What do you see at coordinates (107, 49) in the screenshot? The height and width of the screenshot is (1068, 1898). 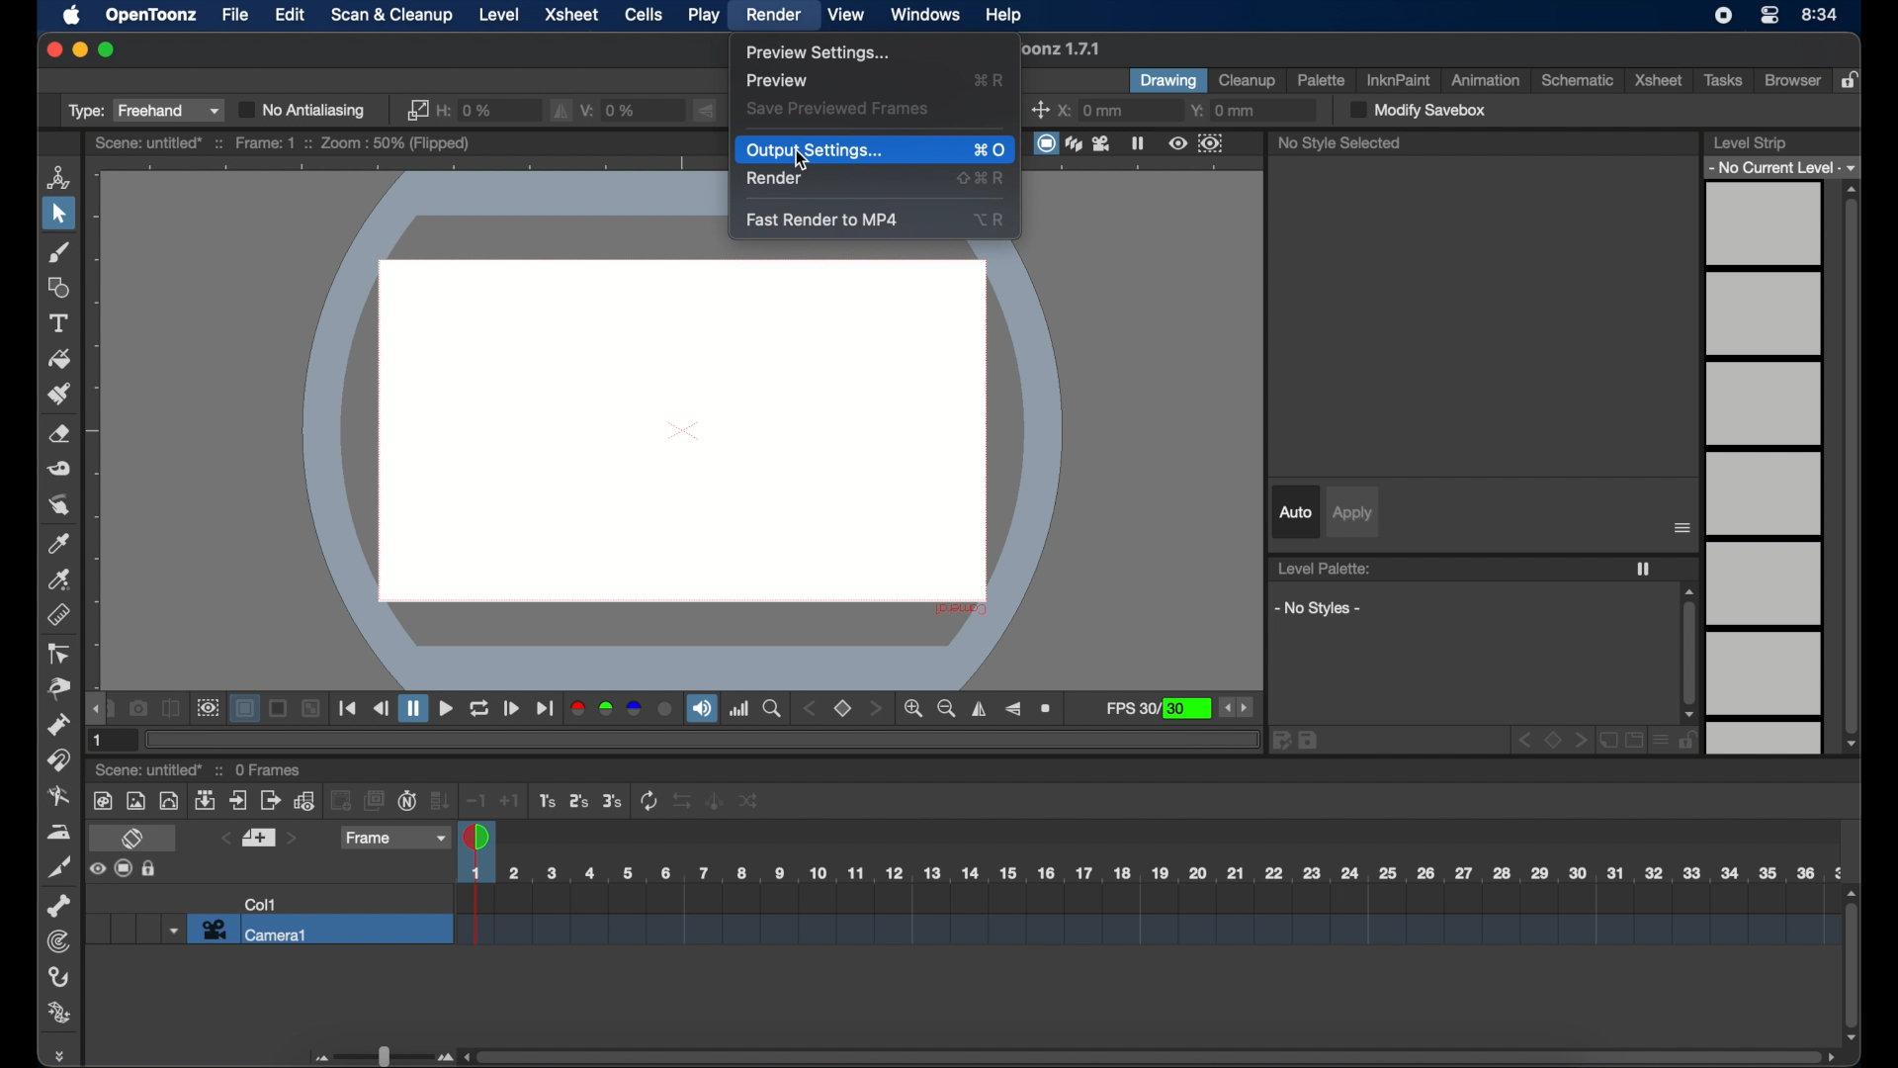 I see `maximize` at bounding box center [107, 49].